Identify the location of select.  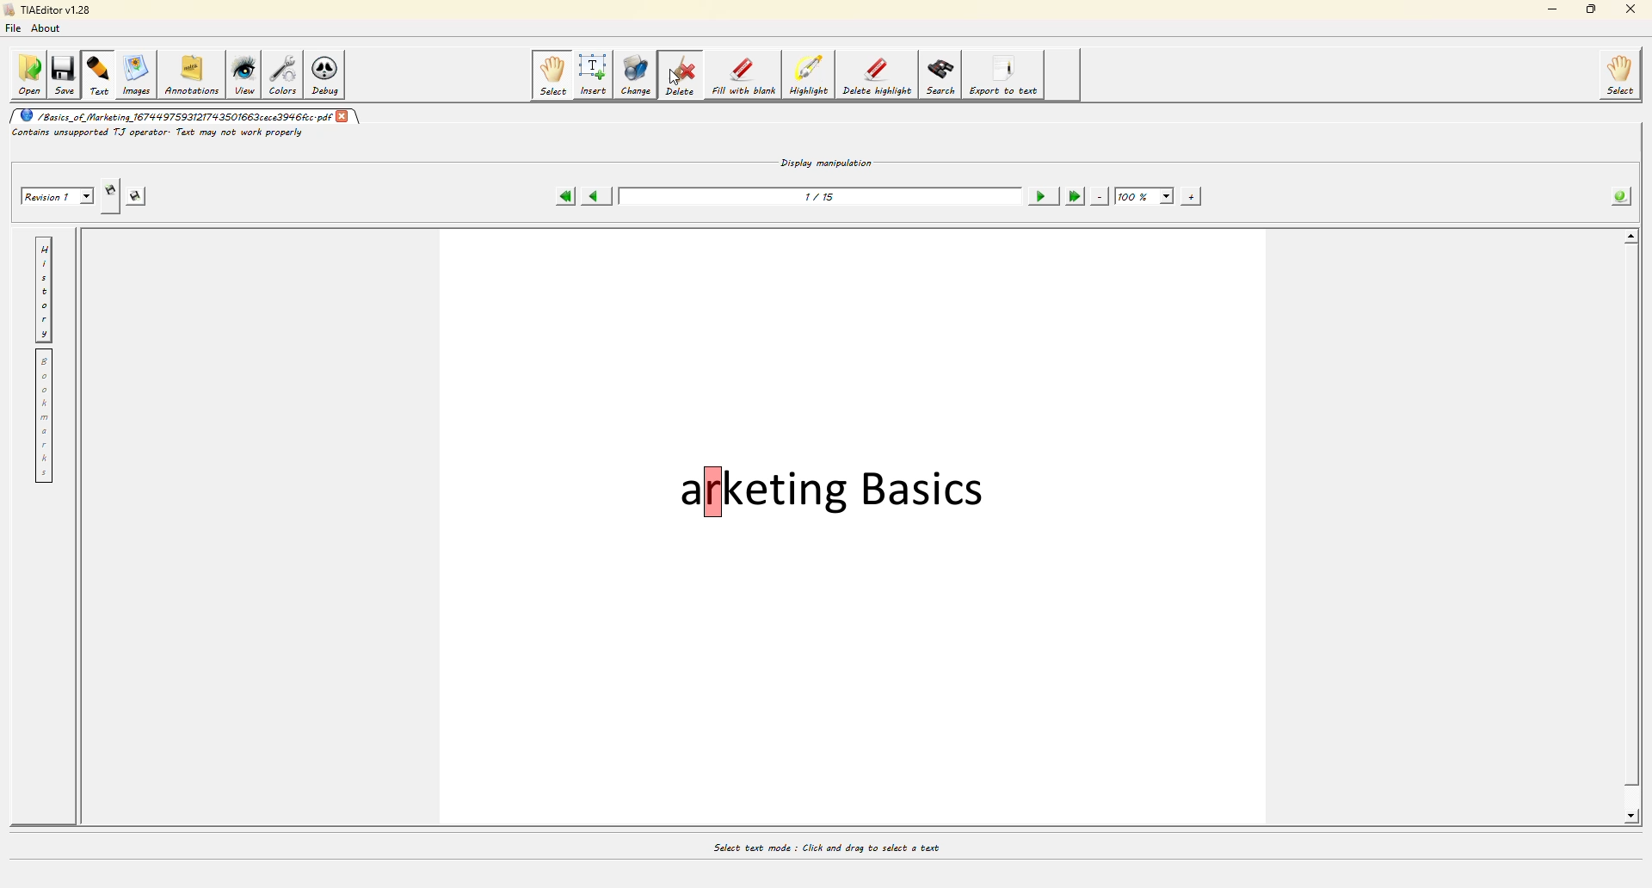
(1622, 76).